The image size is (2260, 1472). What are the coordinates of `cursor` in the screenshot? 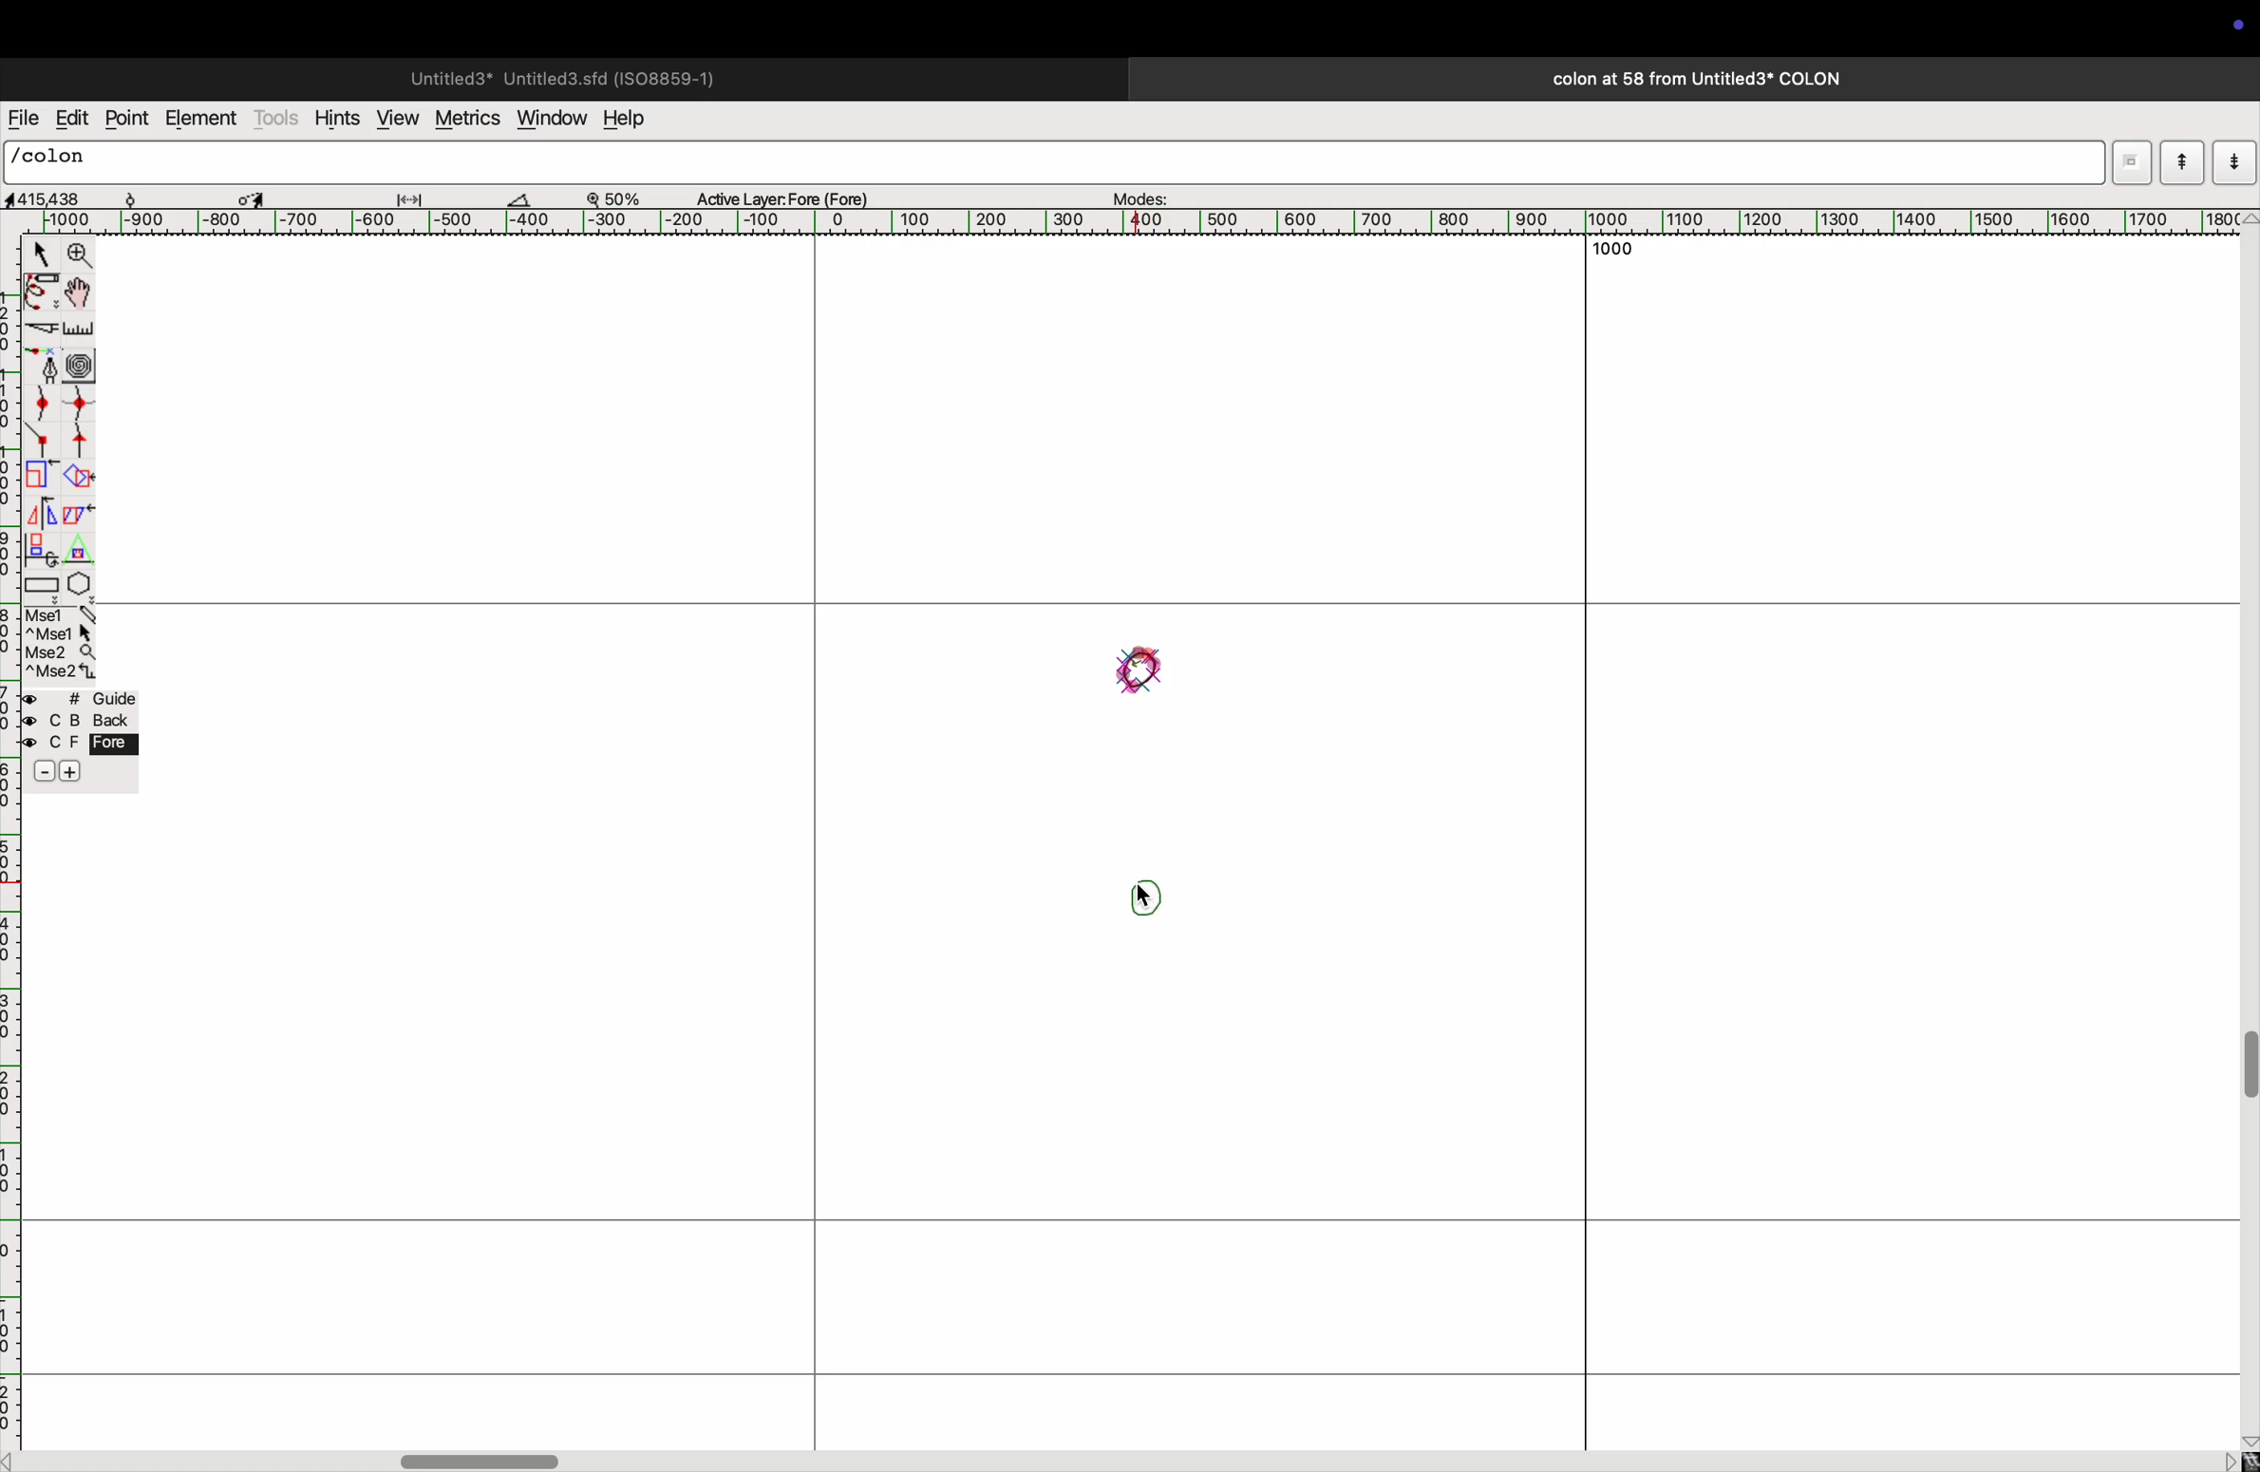 It's located at (37, 253).